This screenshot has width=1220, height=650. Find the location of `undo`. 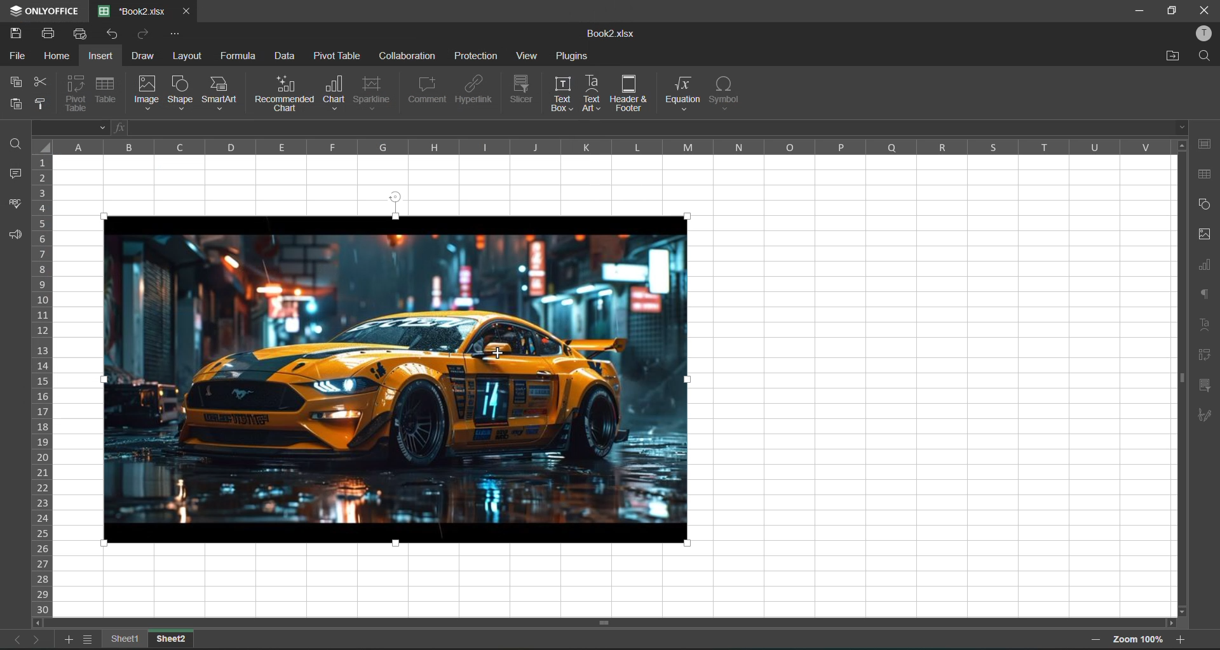

undo is located at coordinates (114, 34).